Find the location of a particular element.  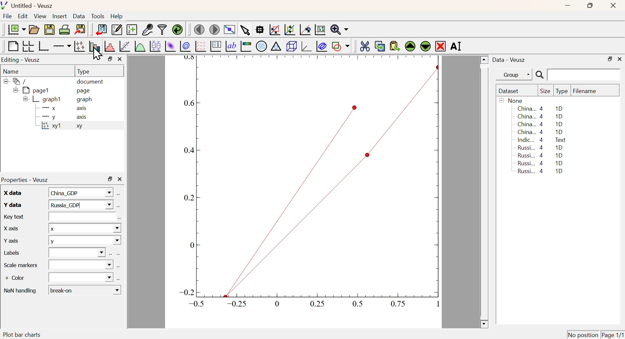

Group is located at coordinates (516, 75).